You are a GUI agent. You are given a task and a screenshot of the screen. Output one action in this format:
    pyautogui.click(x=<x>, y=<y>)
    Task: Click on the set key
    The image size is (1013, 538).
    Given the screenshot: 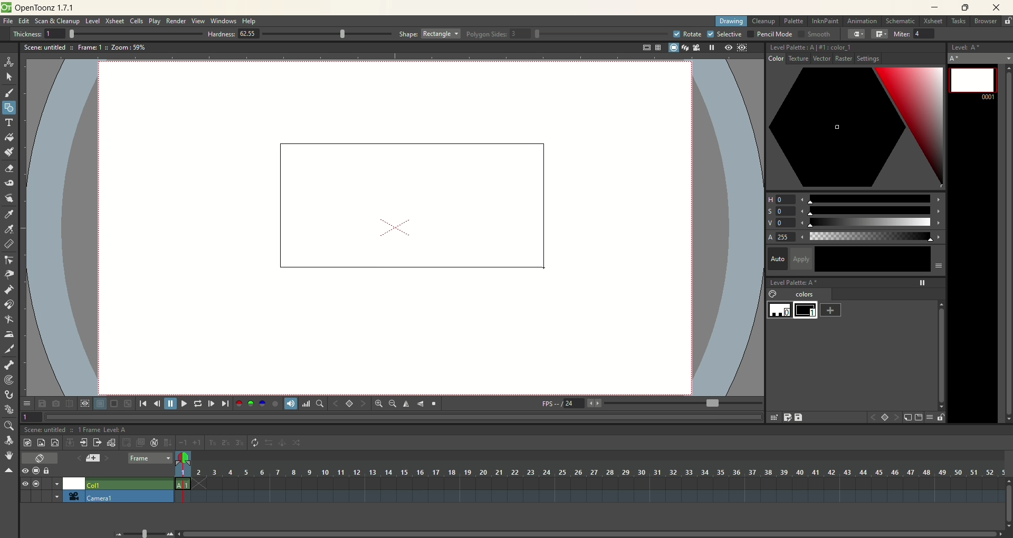 What is the action you would take?
    pyautogui.click(x=886, y=418)
    